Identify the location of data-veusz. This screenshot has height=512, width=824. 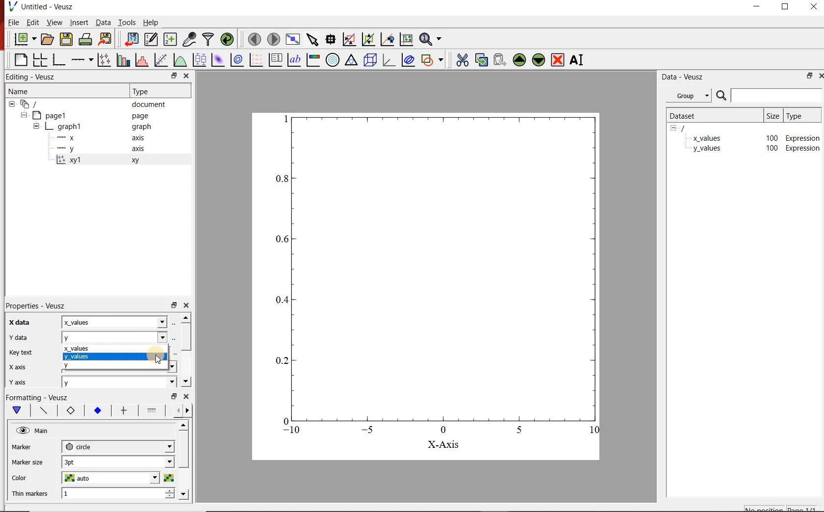
(683, 78).